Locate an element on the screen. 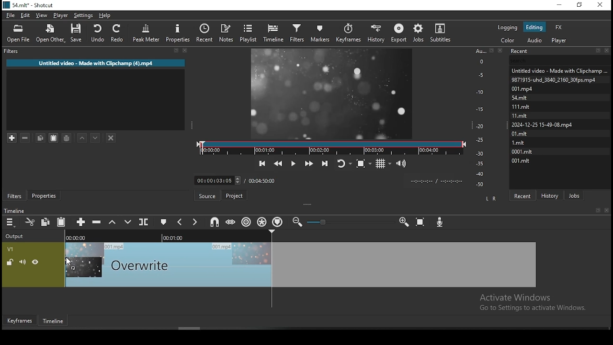 This screenshot has height=345, width=613. history is located at coordinates (551, 194).